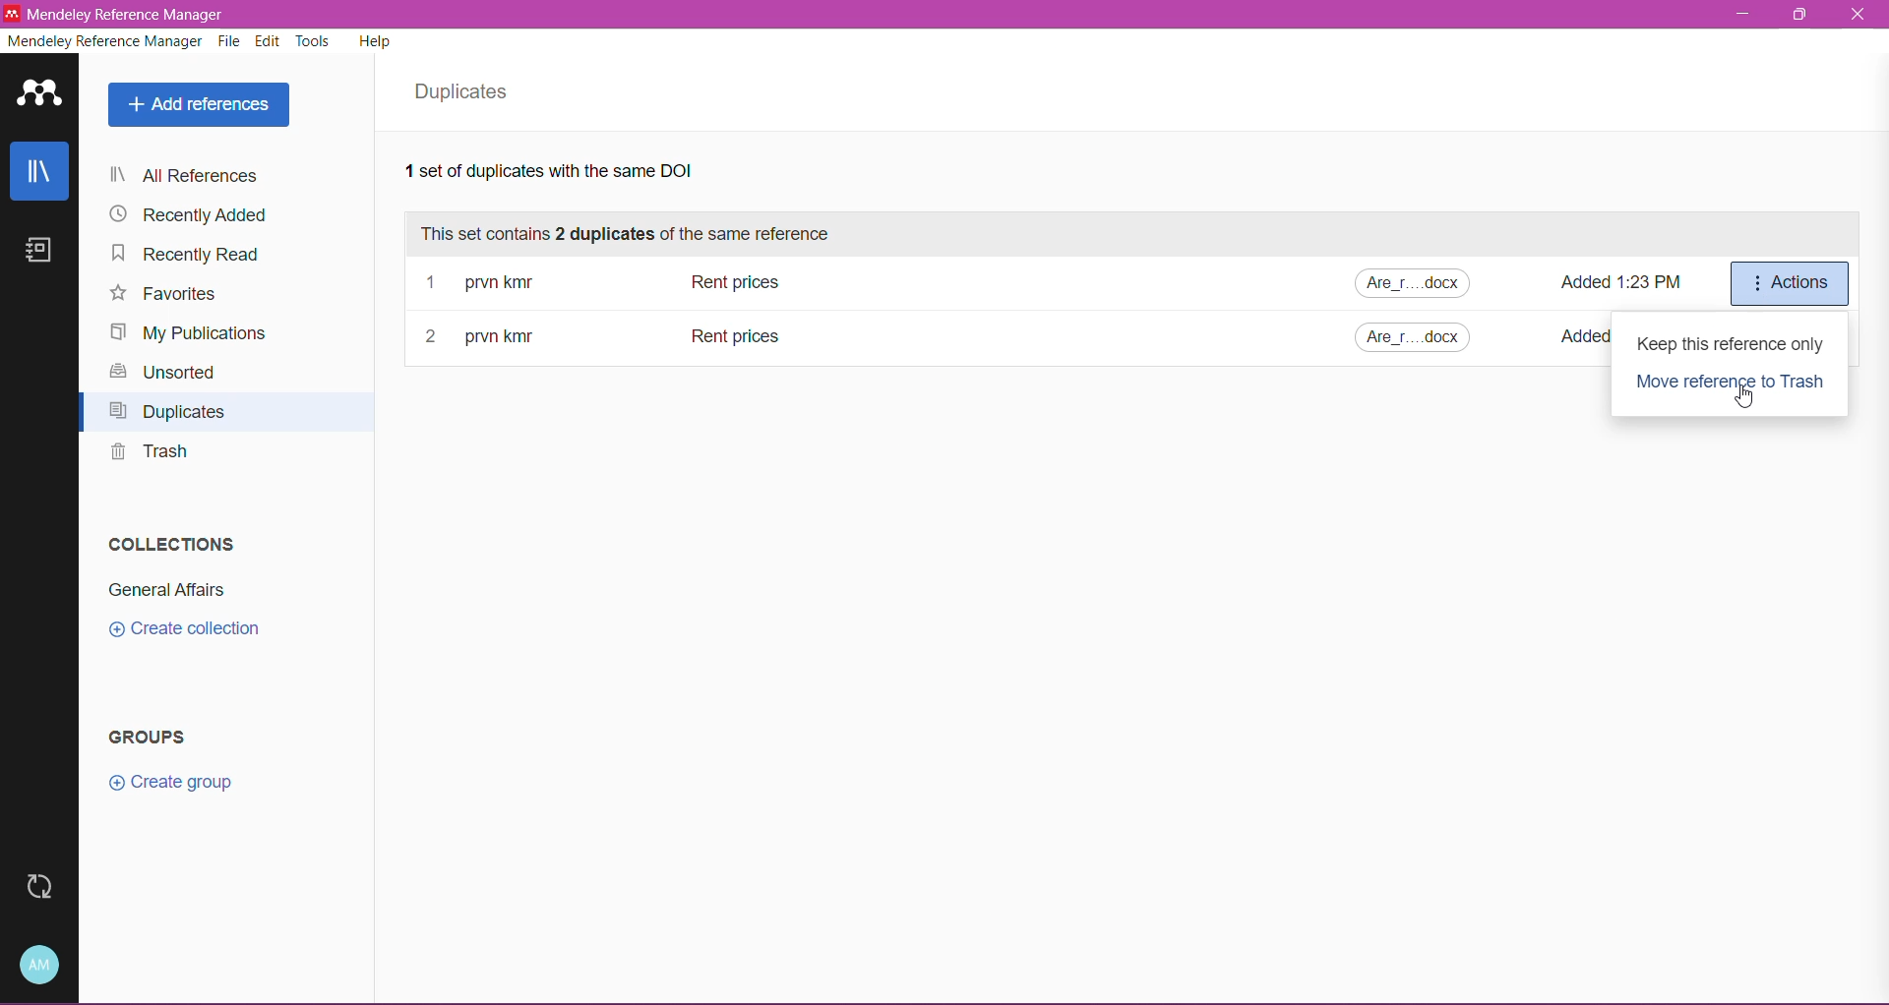 This screenshot has width=1889, height=1005. Describe the element at coordinates (198, 106) in the screenshot. I see `Add References` at that location.